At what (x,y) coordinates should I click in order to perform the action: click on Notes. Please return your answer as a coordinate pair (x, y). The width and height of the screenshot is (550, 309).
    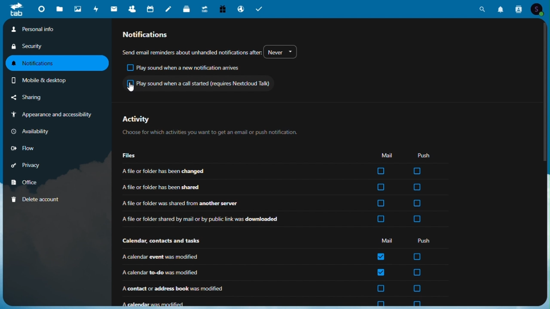
    Looking at the image, I should click on (169, 8).